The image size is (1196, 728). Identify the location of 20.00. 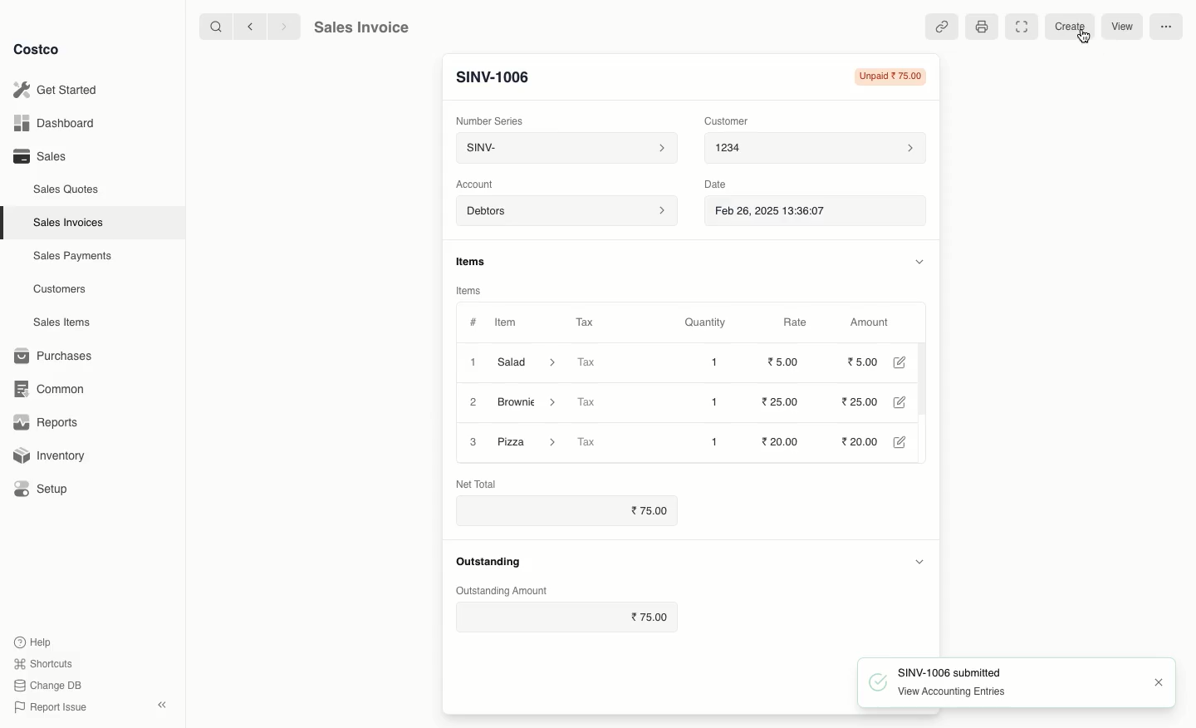
(855, 362).